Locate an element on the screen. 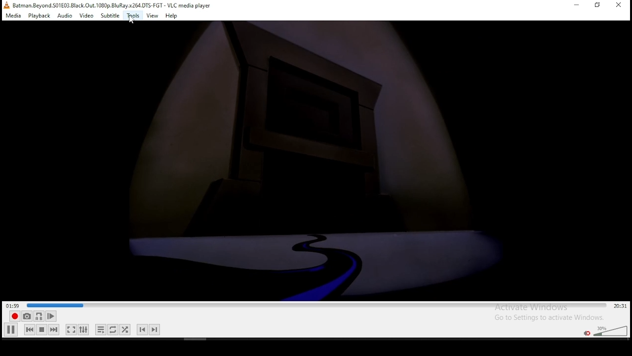  show extended settings is located at coordinates (83, 330).